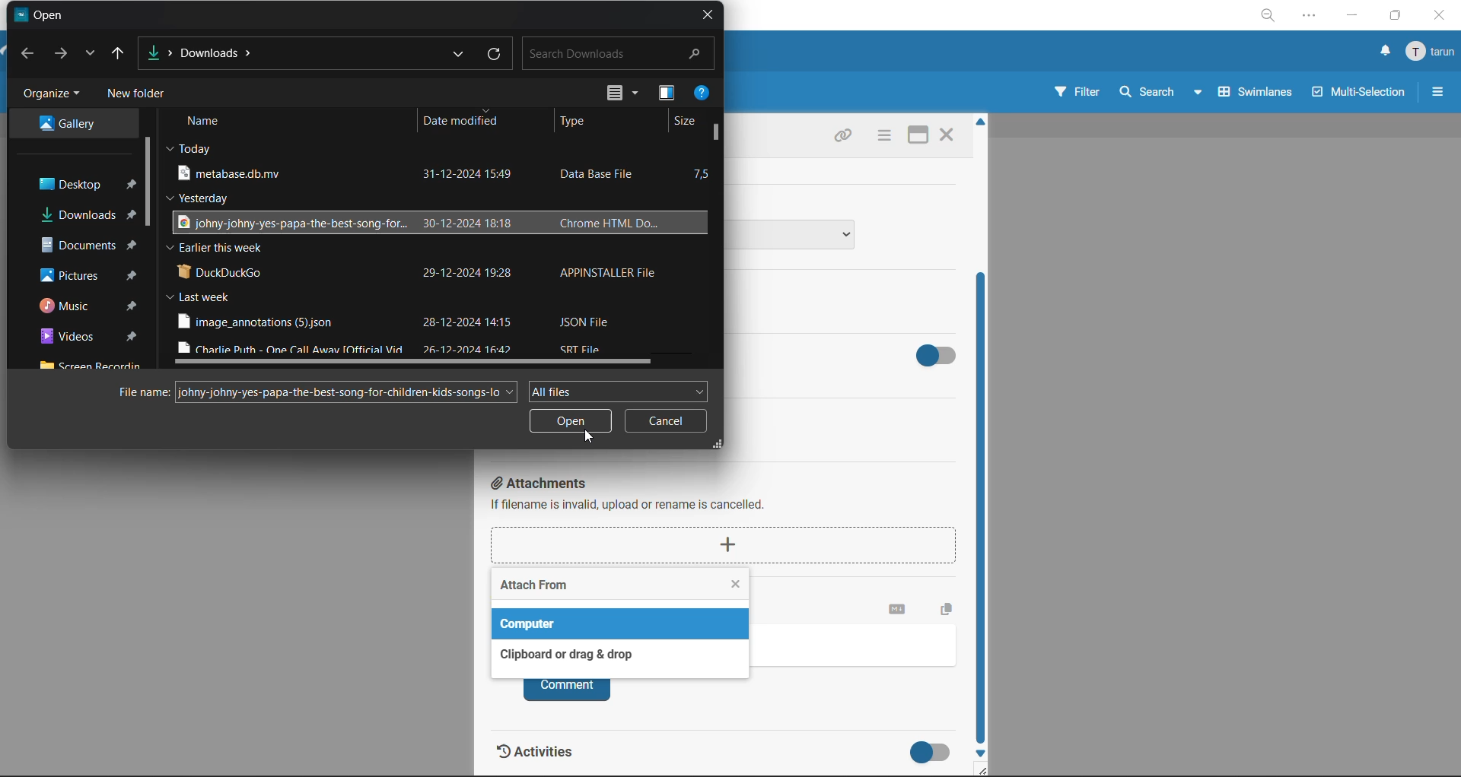 The image size is (1461, 777). I want to click on refresh, so click(494, 55).